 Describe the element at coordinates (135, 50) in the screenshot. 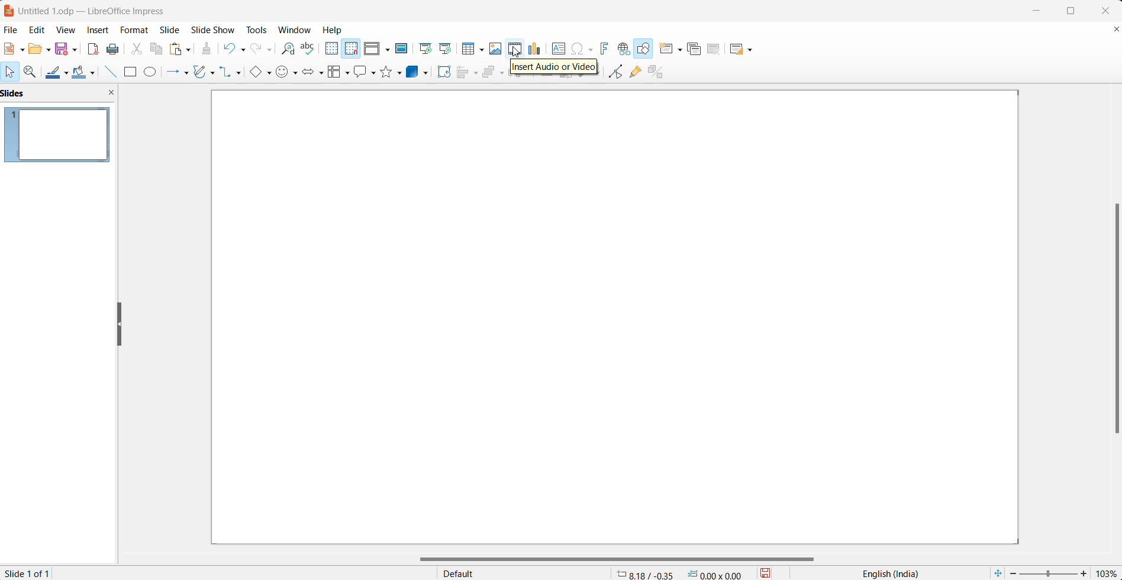

I see `cut` at that location.